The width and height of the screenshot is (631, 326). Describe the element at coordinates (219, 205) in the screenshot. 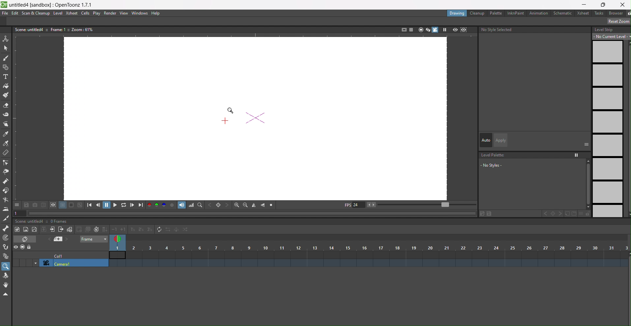

I see `set key` at that location.